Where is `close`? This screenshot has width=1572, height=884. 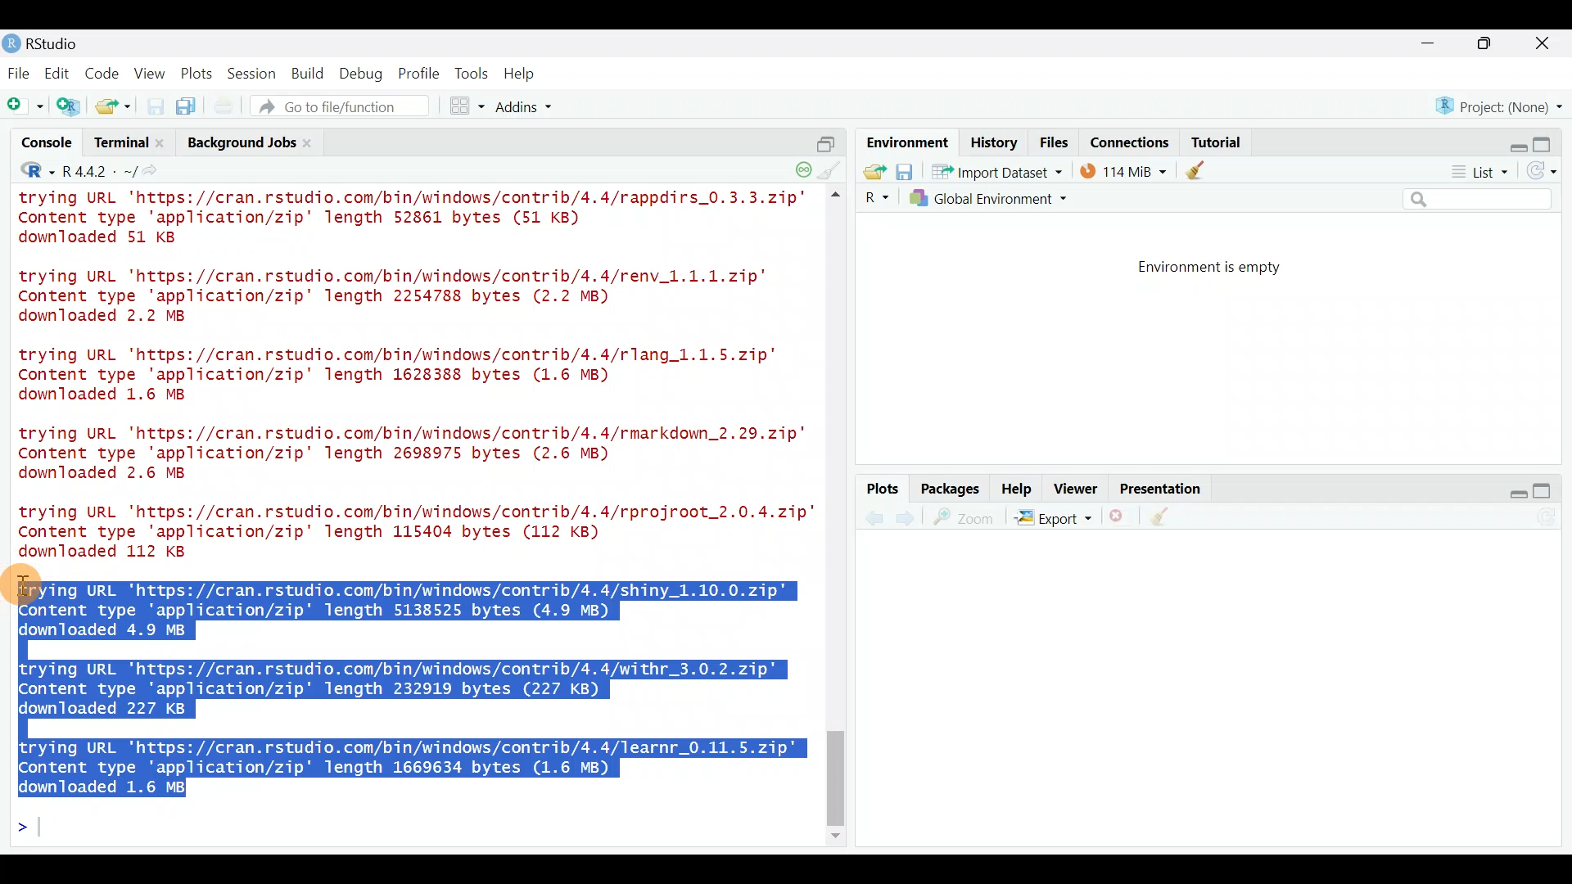 close is located at coordinates (1543, 46).